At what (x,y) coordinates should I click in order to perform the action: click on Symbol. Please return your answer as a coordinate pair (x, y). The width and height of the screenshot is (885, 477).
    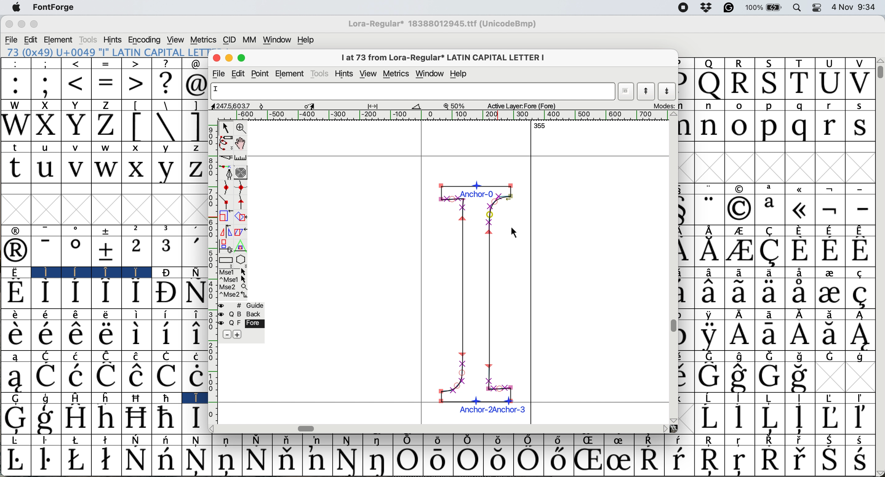
    Looking at the image, I should click on (799, 251).